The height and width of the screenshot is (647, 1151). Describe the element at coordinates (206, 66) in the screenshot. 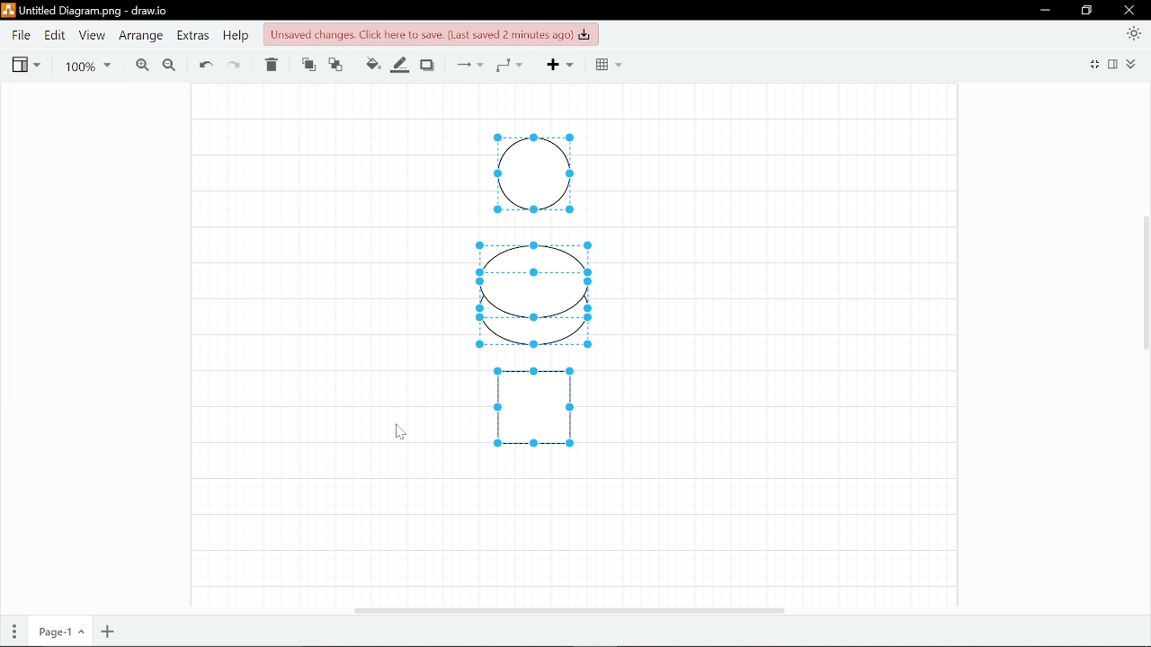

I see `Undo` at that location.